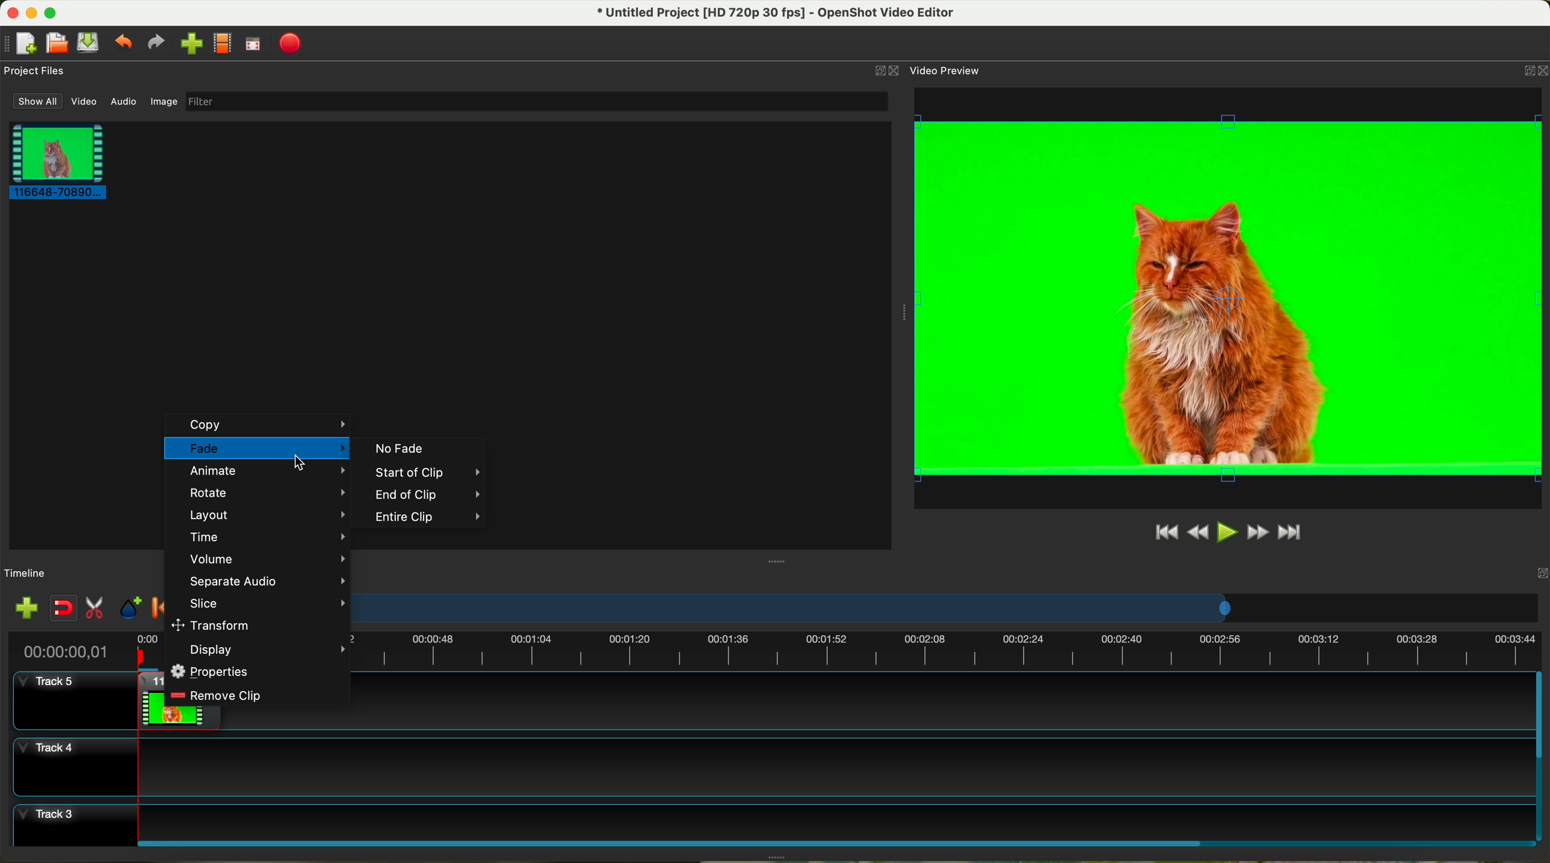  I want to click on click on import file, so click(188, 39).